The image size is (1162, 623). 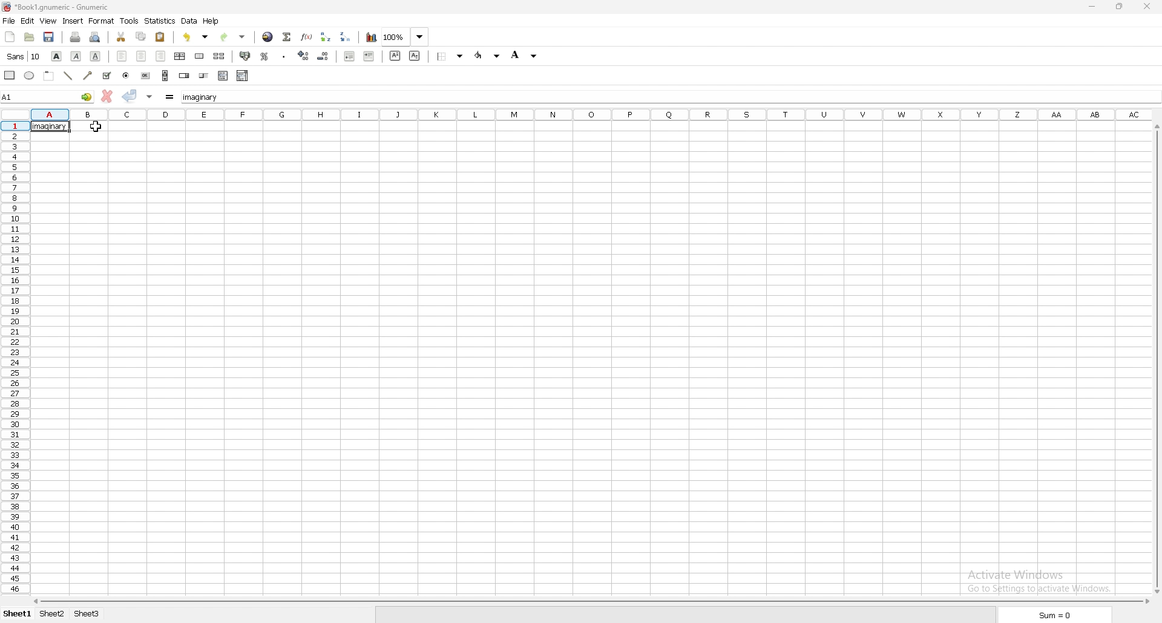 What do you see at coordinates (28, 21) in the screenshot?
I see `edit` at bounding box center [28, 21].